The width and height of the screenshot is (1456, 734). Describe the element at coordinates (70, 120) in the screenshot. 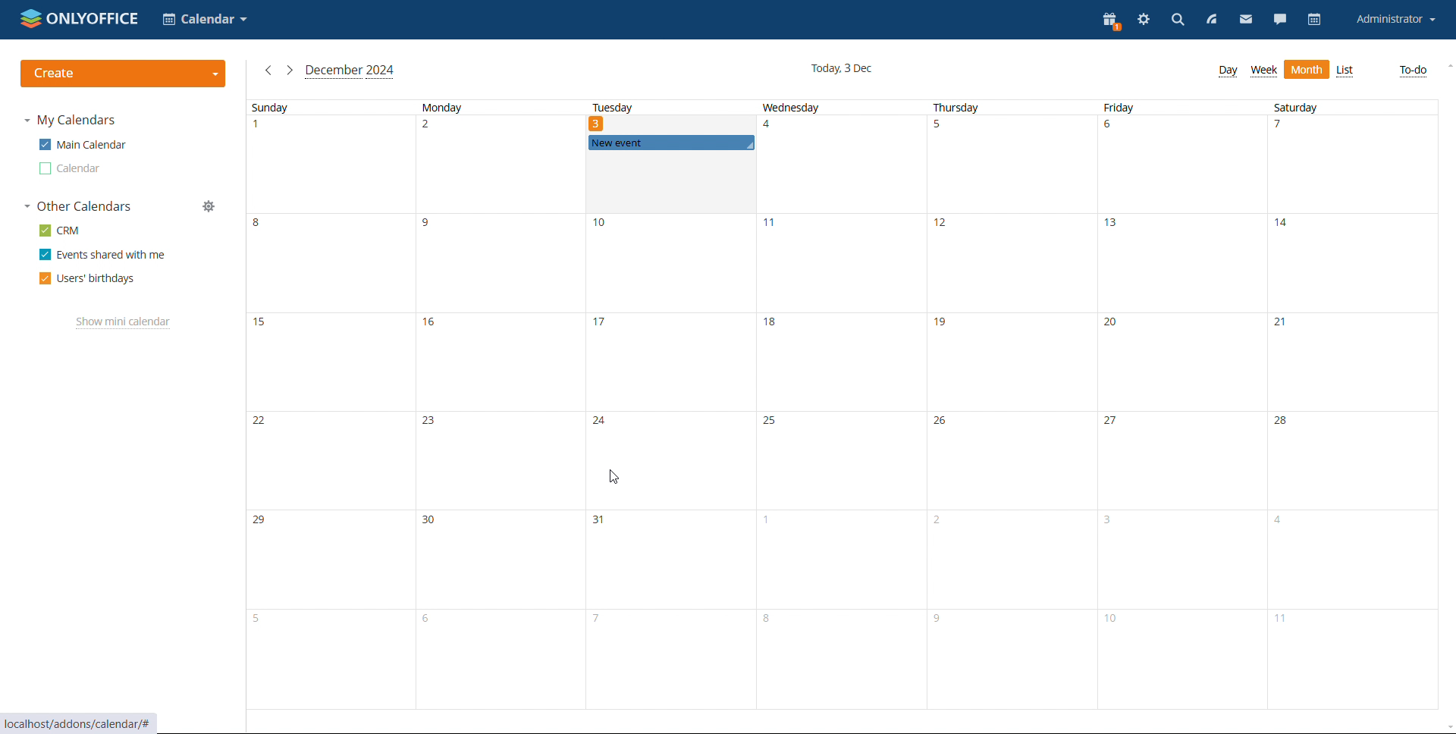

I see `my calendars` at that location.